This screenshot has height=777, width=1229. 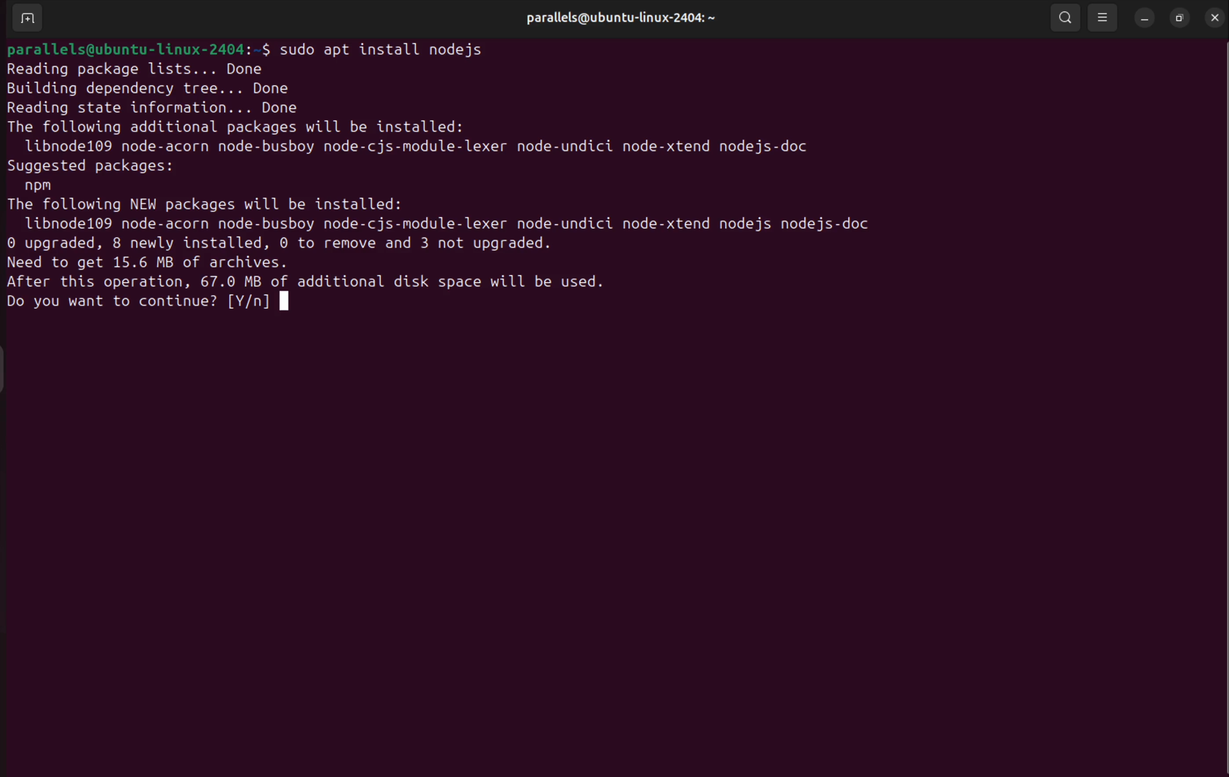 I want to click on Y/n, so click(x=253, y=305).